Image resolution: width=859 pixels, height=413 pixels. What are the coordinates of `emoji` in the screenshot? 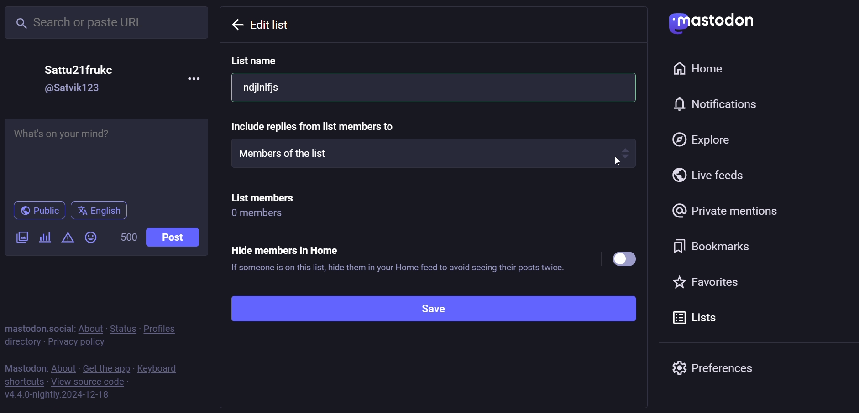 It's located at (90, 237).